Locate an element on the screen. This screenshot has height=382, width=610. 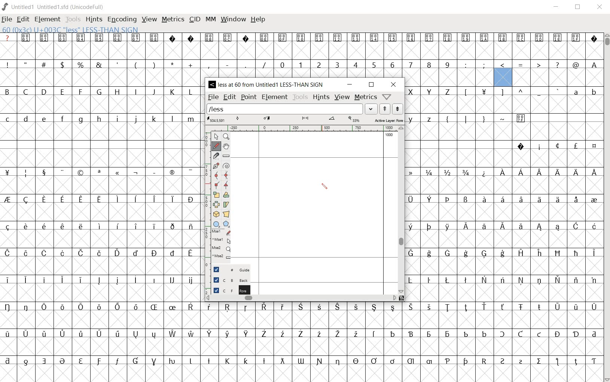
change whether spiro is active or not" is located at coordinates (226, 165).